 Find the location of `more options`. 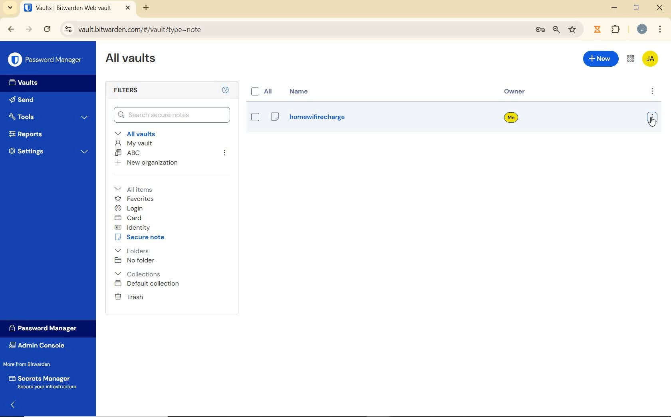

more options is located at coordinates (651, 92).